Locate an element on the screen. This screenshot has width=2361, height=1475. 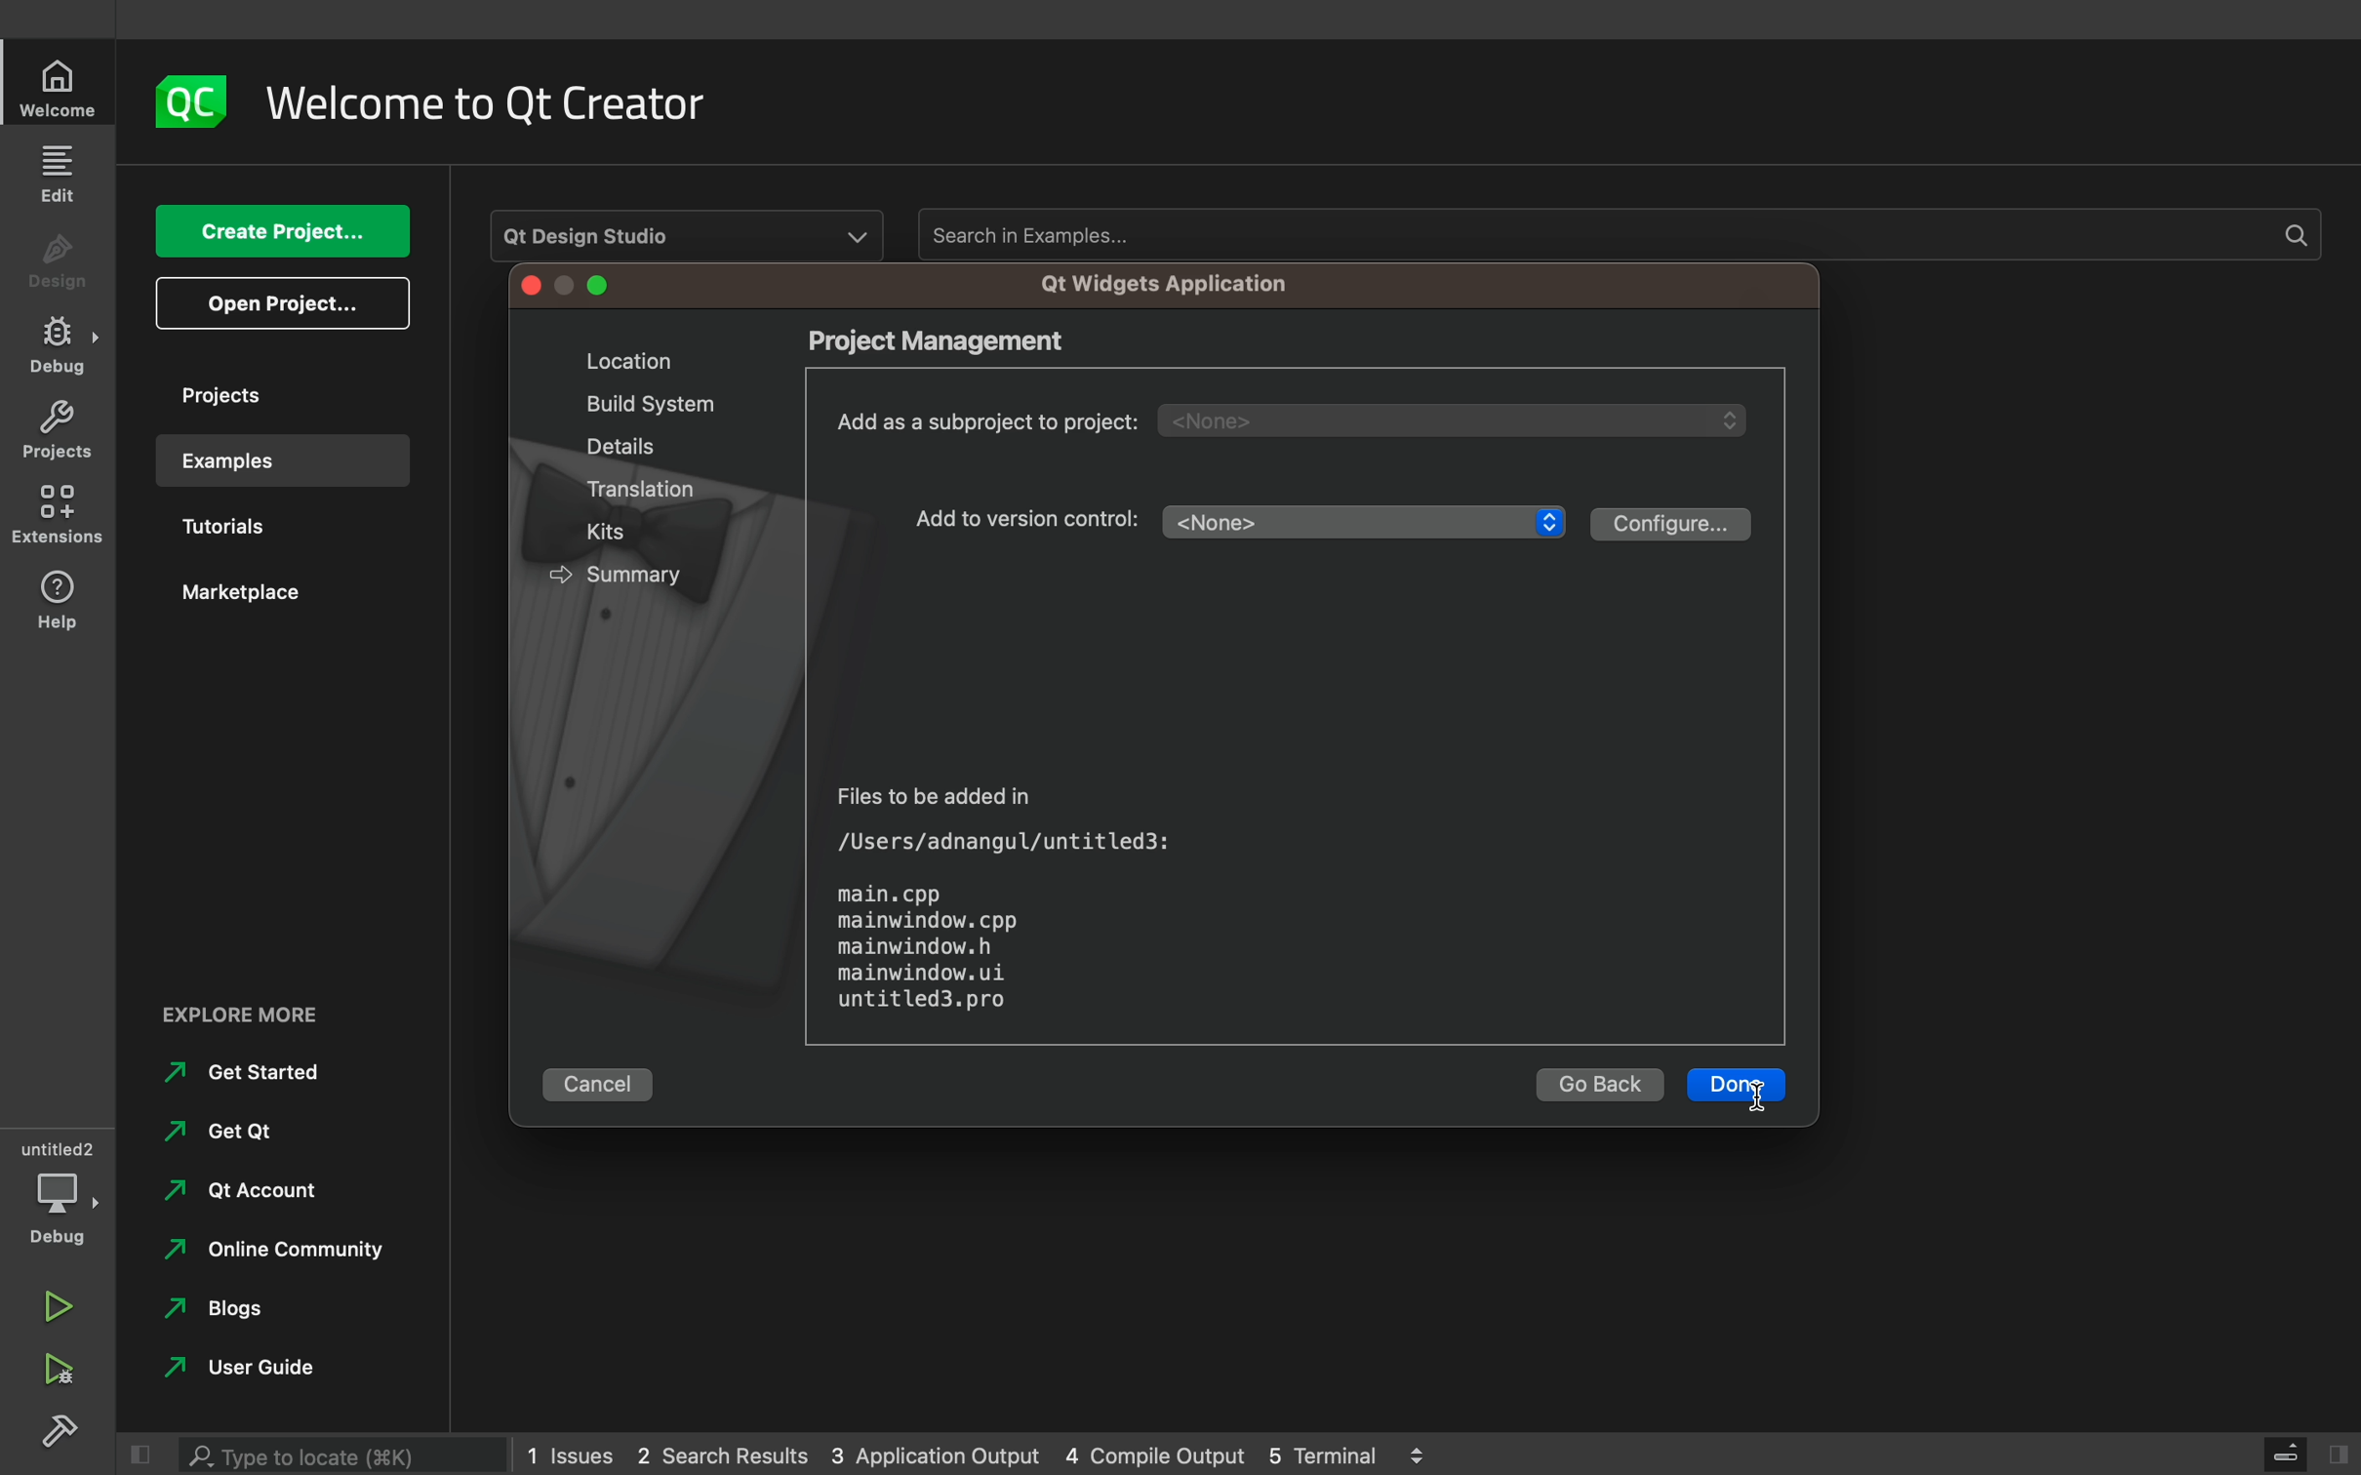
increase/decrease arrows is located at coordinates (1426, 1453).